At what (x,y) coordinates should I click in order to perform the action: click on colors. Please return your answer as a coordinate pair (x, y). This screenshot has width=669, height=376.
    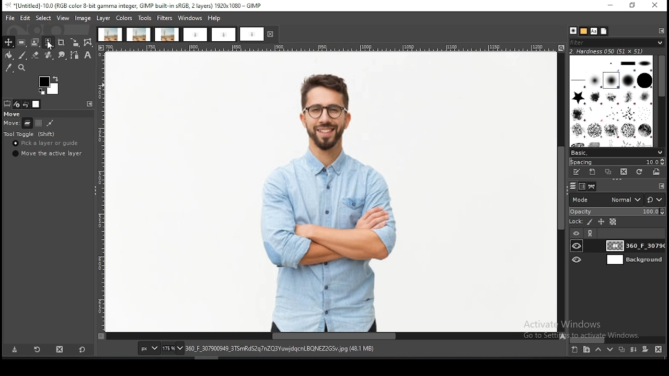
    Looking at the image, I should click on (50, 86).